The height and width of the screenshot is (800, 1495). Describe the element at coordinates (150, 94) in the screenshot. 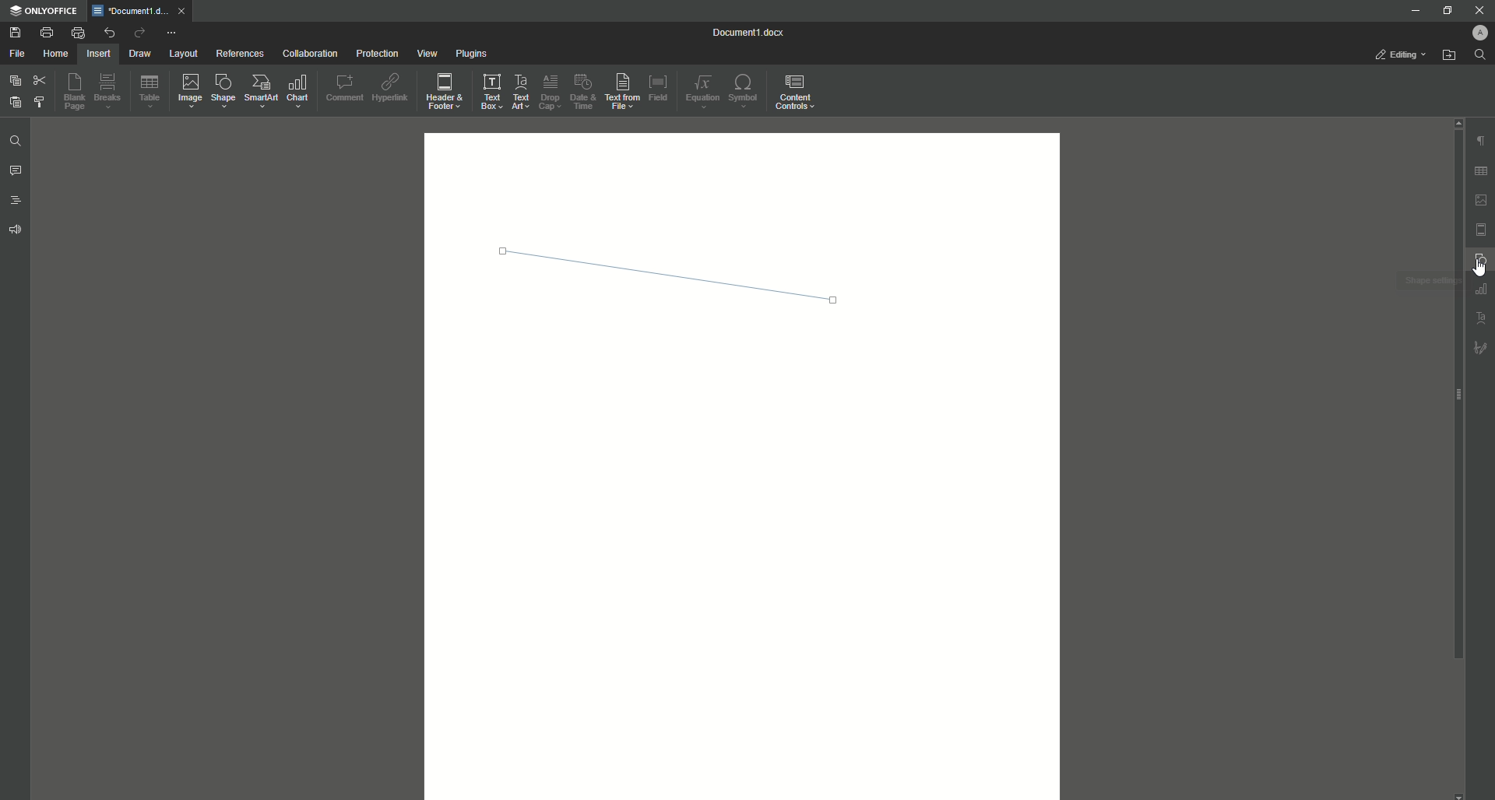

I see `Table` at that location.